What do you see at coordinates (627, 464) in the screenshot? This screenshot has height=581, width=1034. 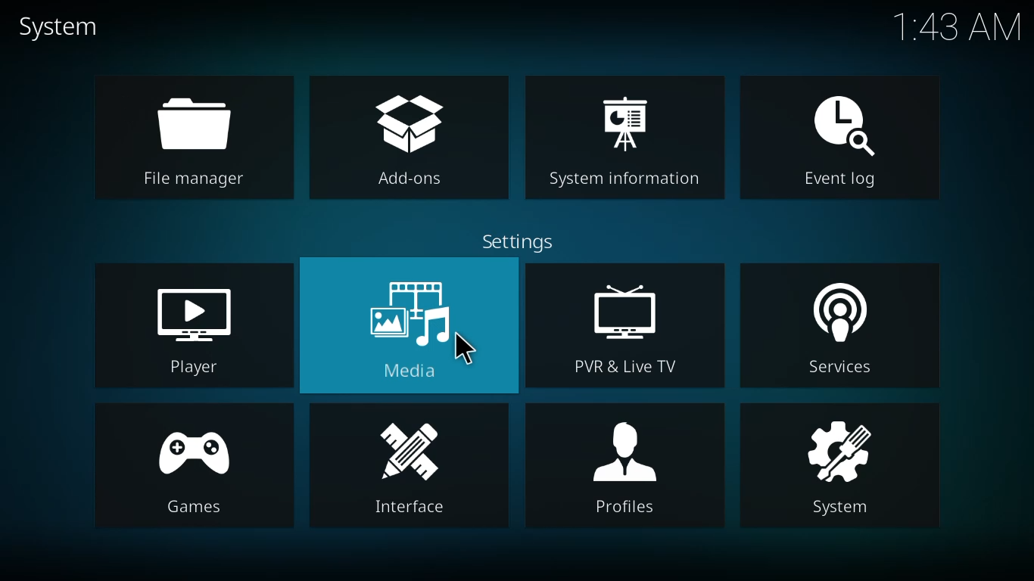 I see `profiles` at bounding box center [627, 464].